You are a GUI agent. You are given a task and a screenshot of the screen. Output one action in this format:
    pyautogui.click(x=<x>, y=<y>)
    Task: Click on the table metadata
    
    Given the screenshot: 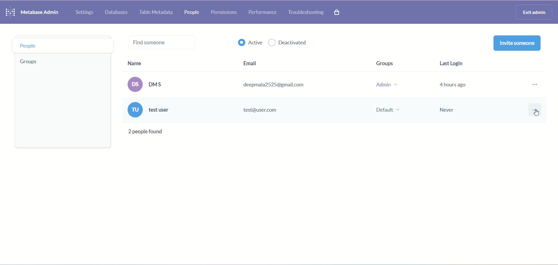 What is the action you would take?
    pyautogui.click(x=157, y=12)
    